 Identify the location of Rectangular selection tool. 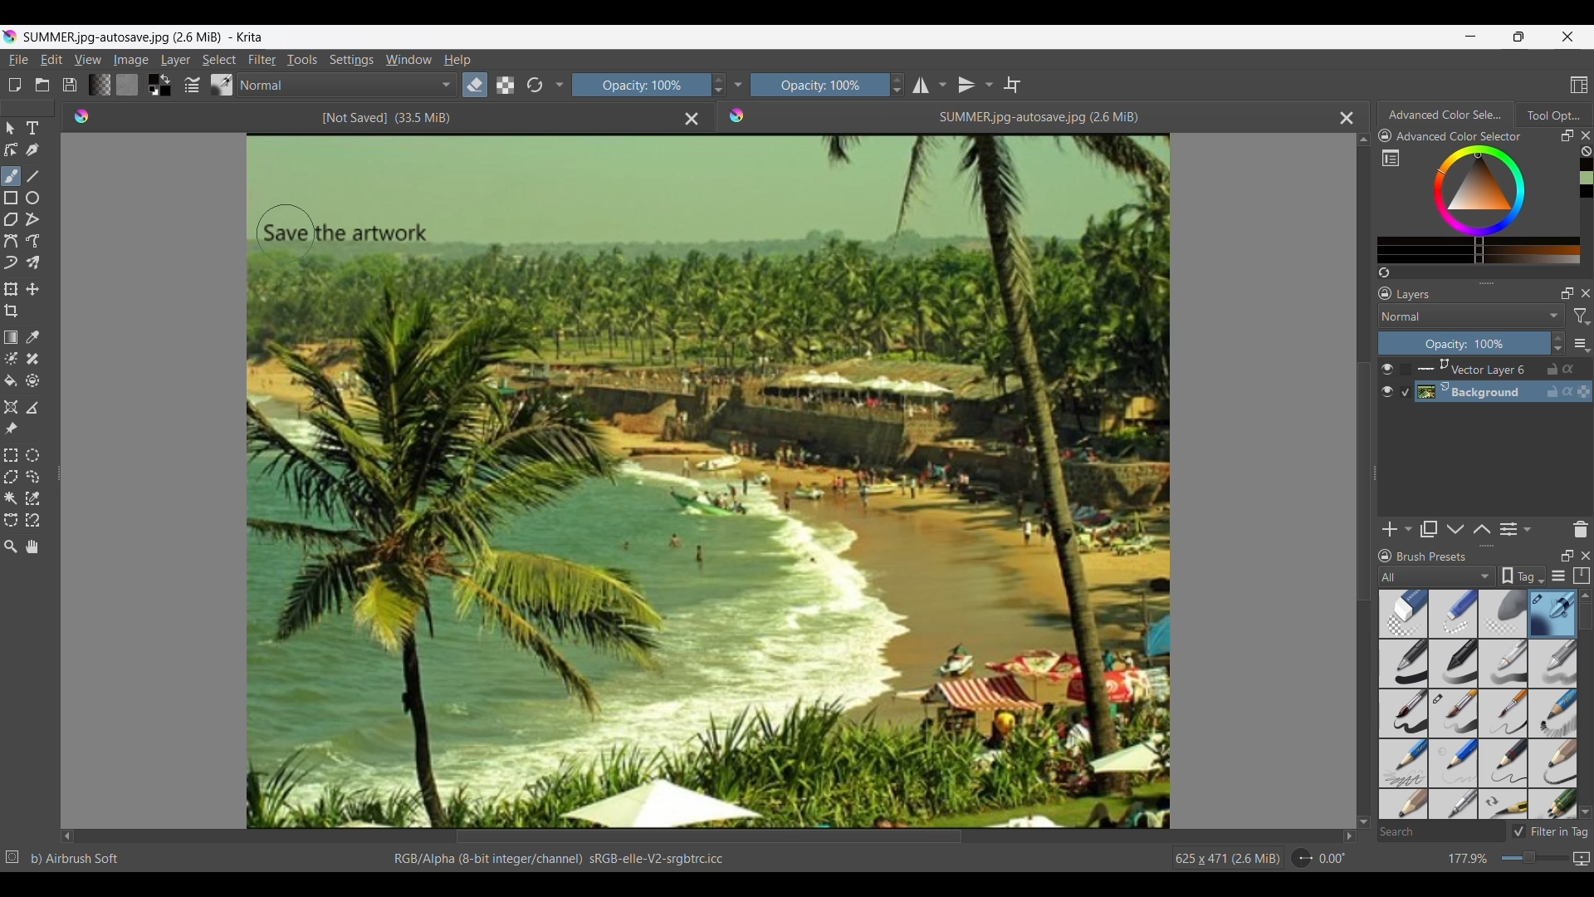
(10, 455).